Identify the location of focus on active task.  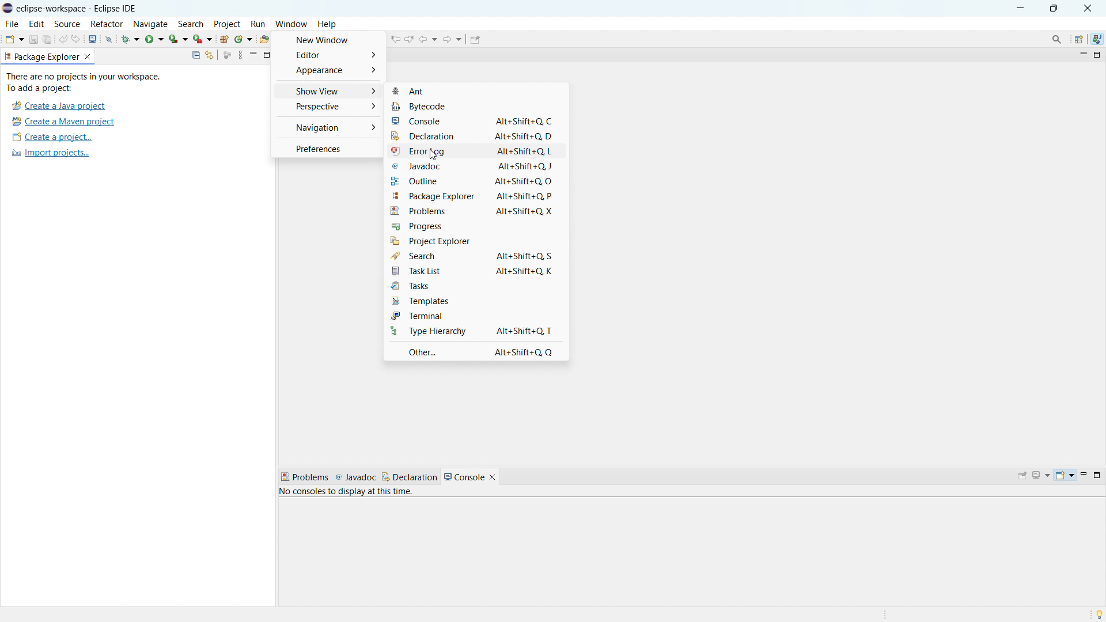
(226, 54).